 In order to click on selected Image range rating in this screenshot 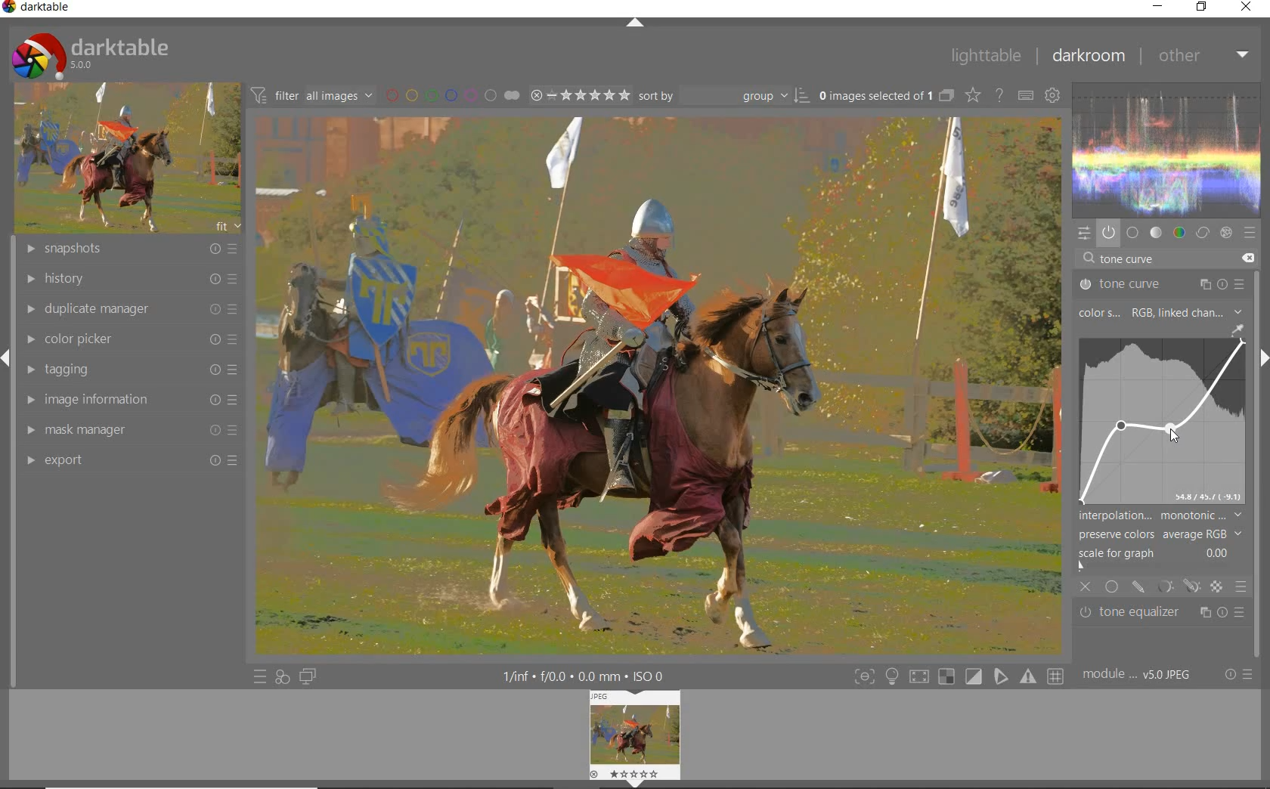, I will do `click(578, 95)`.